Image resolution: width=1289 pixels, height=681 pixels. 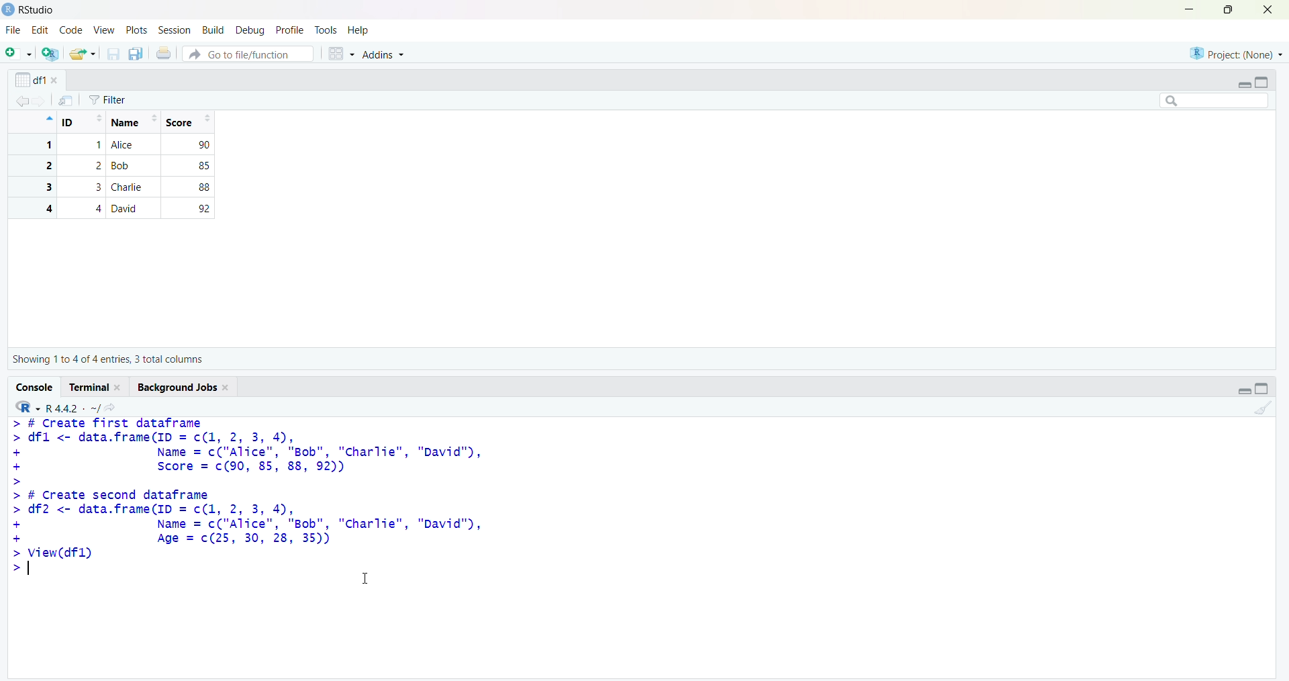 What do you see at coordinates (1262, 388) in the screenshot?
I see `toggle full view` at bounding box center [1262, 388].